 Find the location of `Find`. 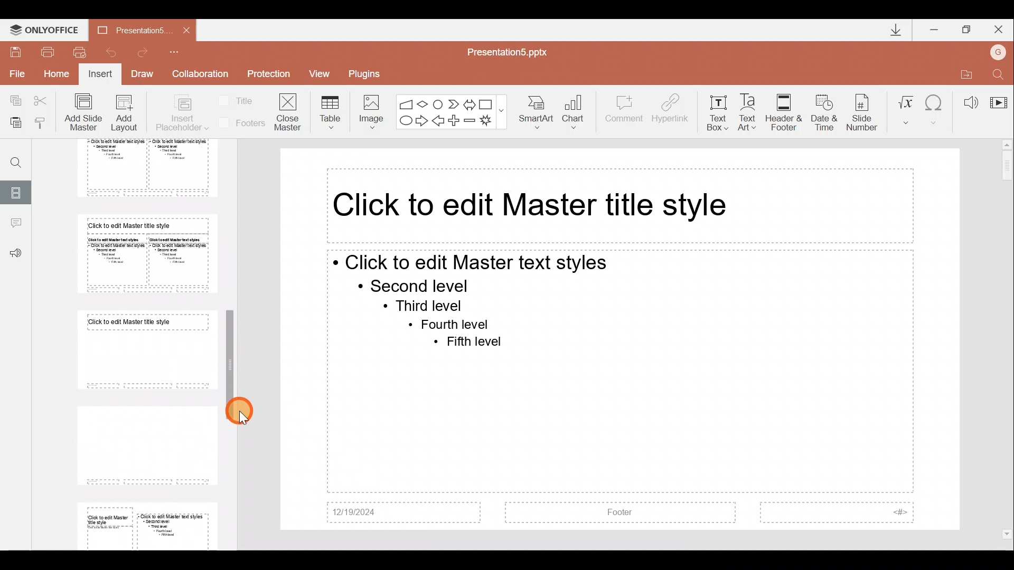

Find is located at coordinates (12, 158).